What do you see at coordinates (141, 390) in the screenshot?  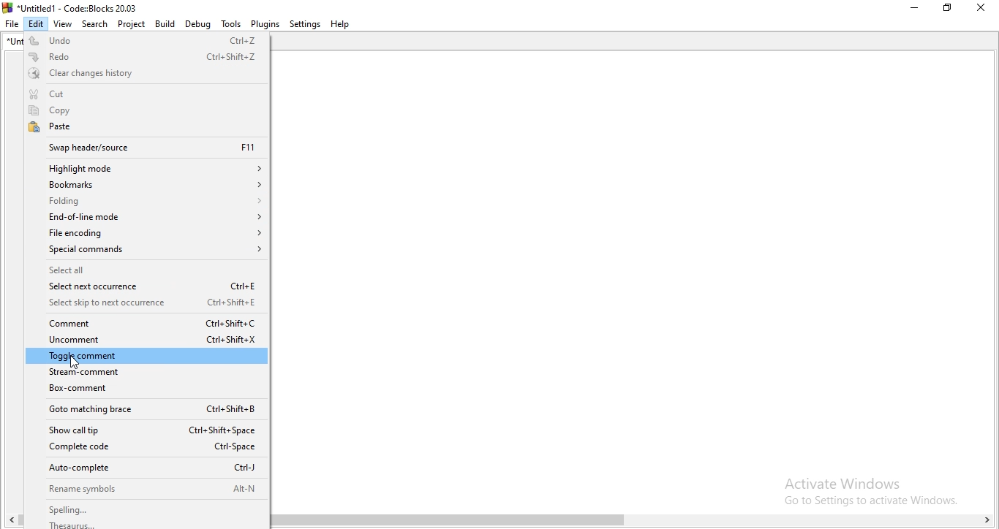 I see `Box-comment` at bounding box center [141, 390].